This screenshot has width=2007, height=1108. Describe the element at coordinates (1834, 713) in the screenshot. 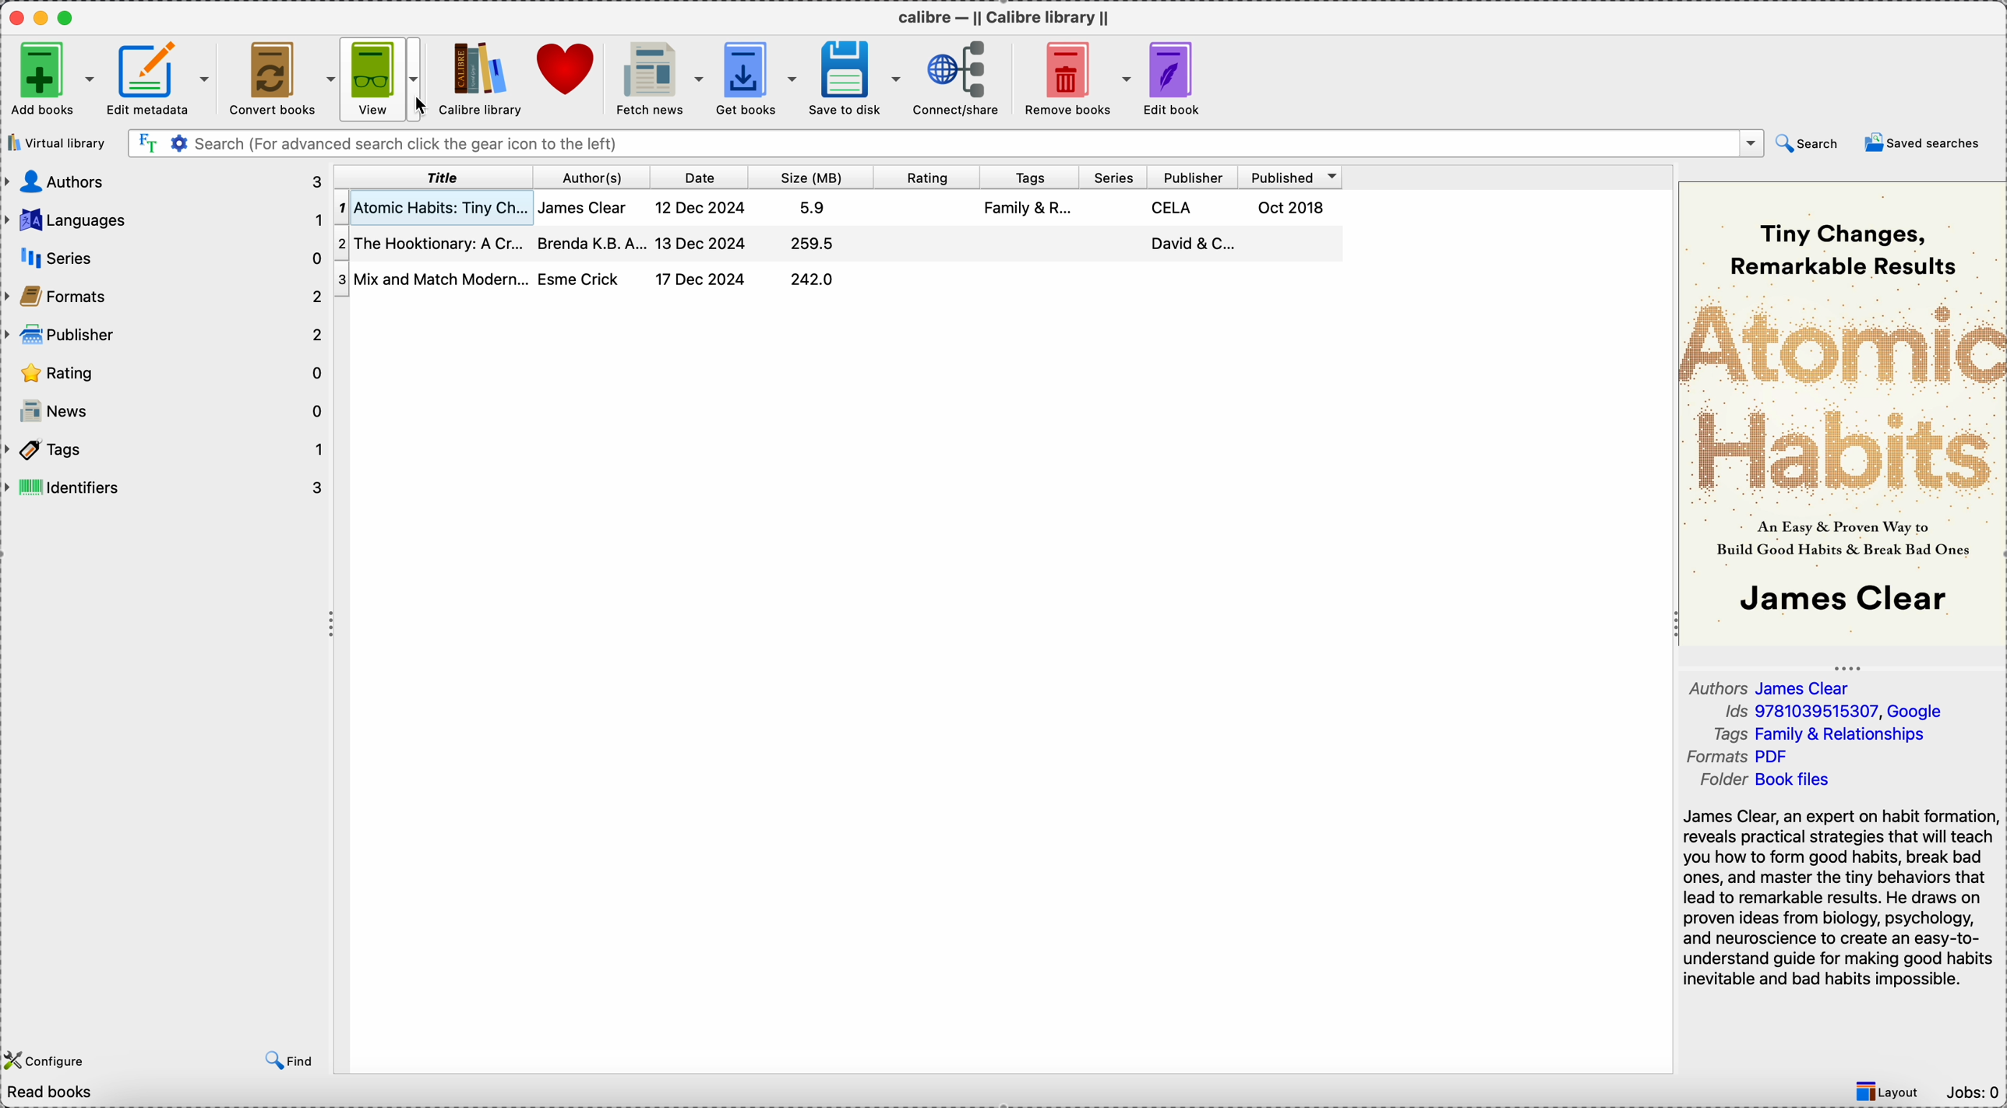

I see `Ids 9781039515307, Google` at that location.